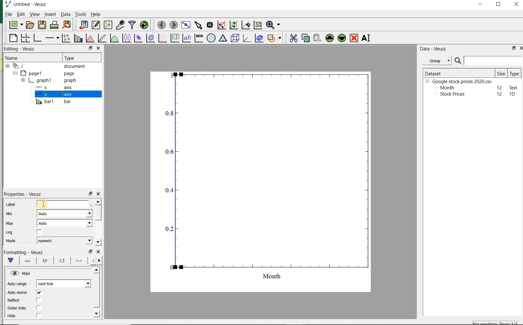 This screenshot has width=523, height=325. I want to click on Data - Veusz, so click(434, 49).